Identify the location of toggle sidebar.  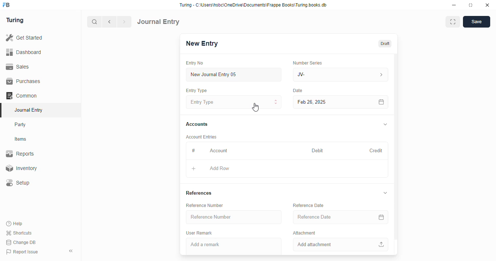
(72, 251).